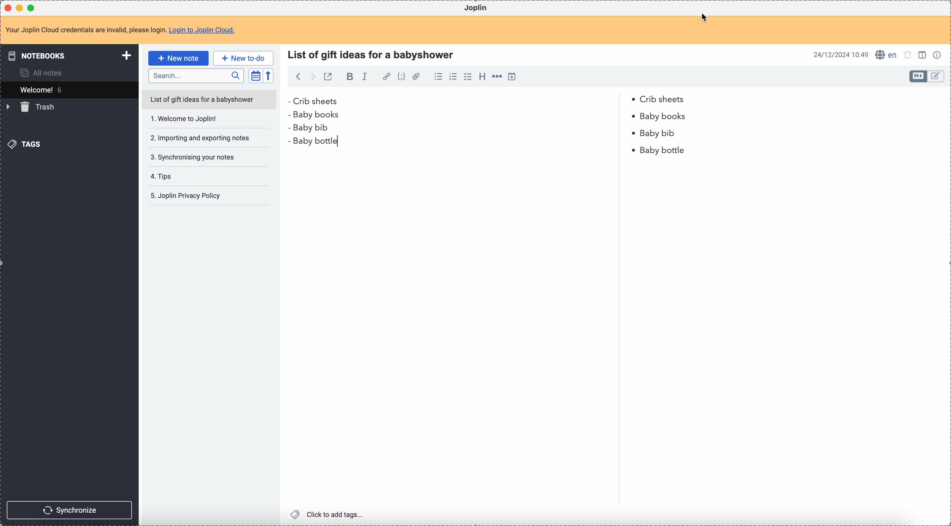 The image size is (951, 526). I want to click on maximize Joplin, so click(33, 7).